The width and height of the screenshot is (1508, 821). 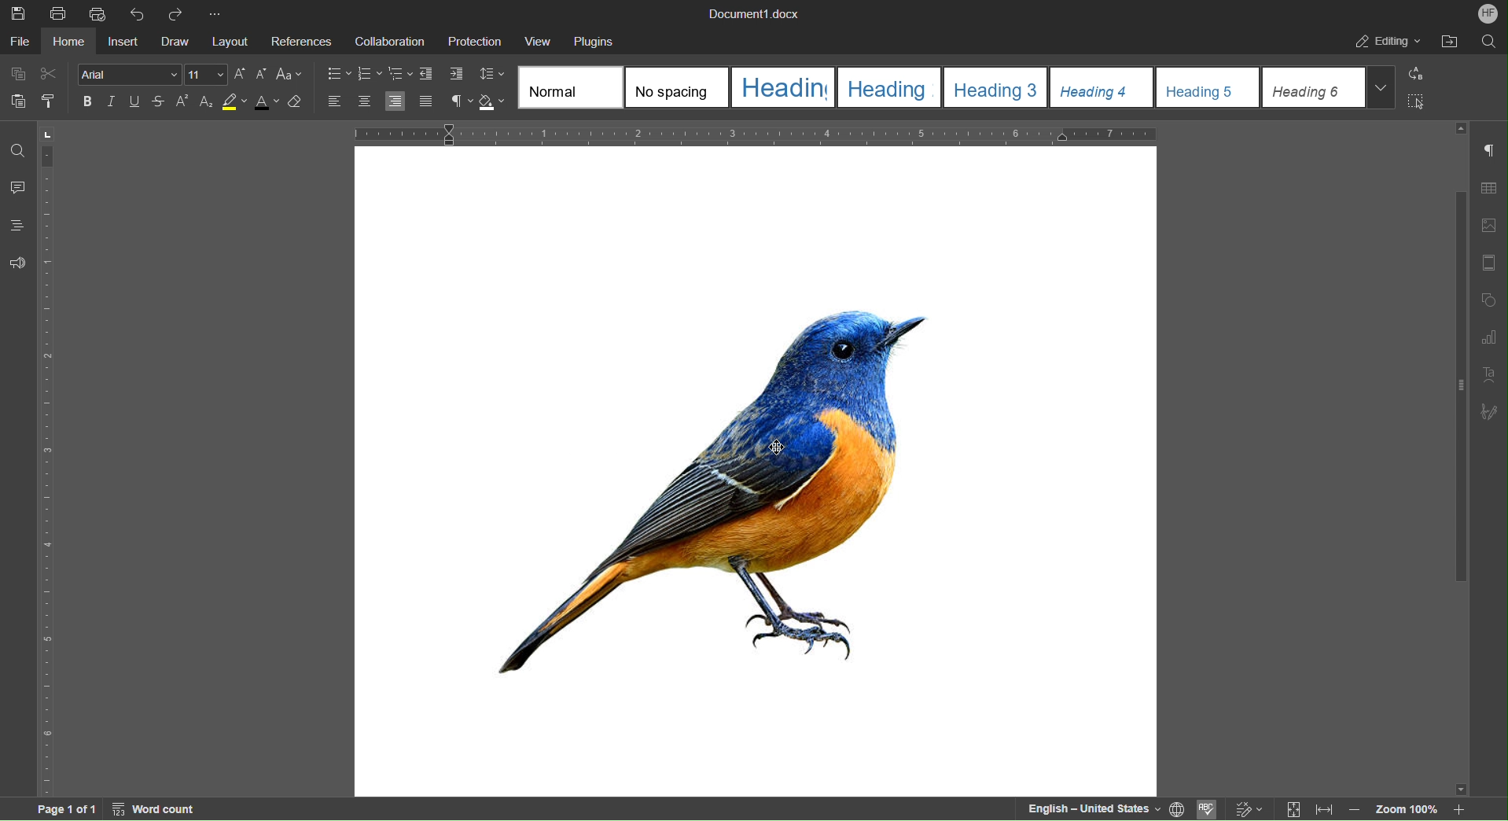 What do you see at coordinates (69, 43) in the screenshot?
I see `Home` at bounding box center [69, 43].